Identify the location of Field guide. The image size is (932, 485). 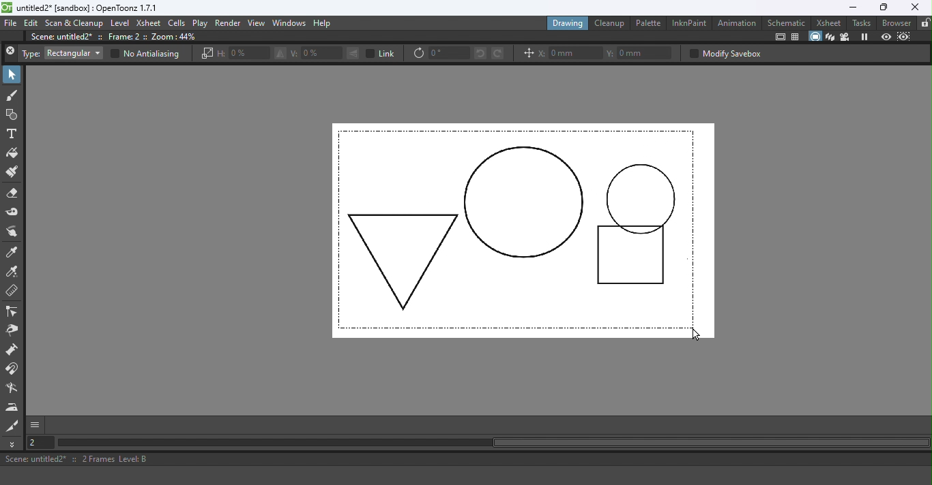
(797, 37).